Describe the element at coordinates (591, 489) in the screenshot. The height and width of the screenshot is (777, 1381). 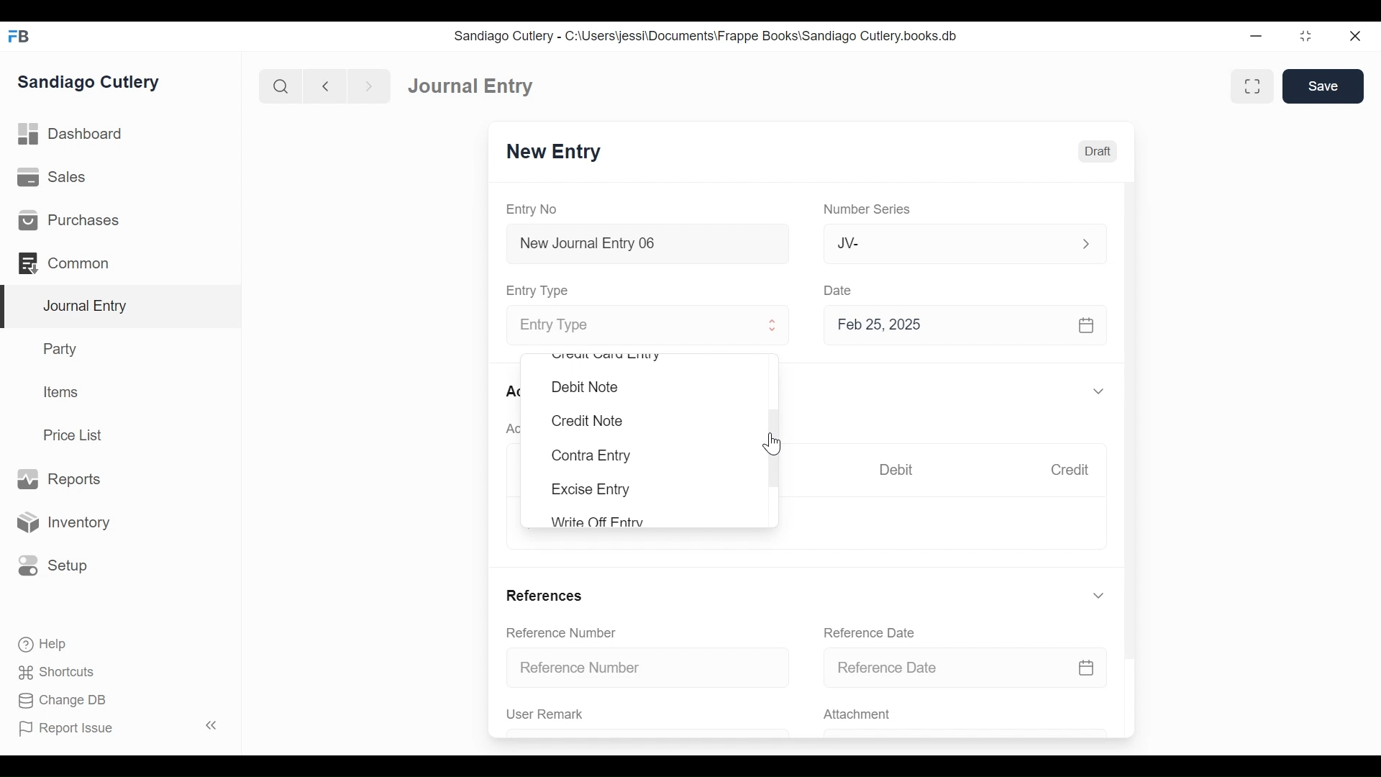
I see `Excise Entry` at that location.